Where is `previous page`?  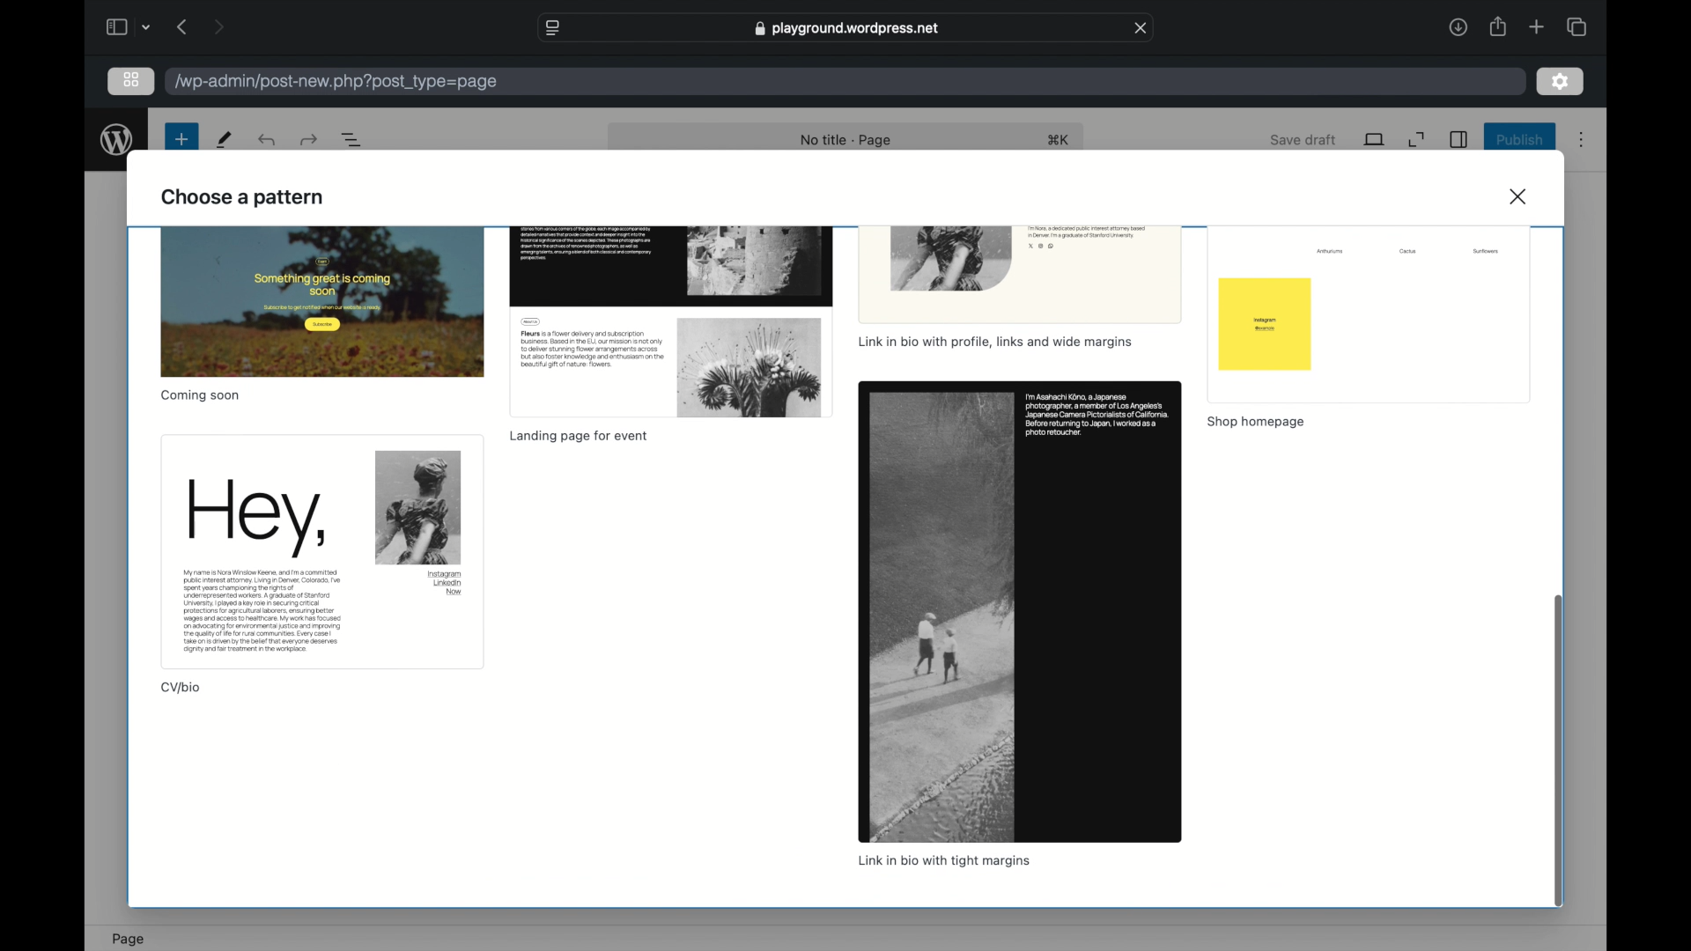 previous page is located at coordinates (183, 26).